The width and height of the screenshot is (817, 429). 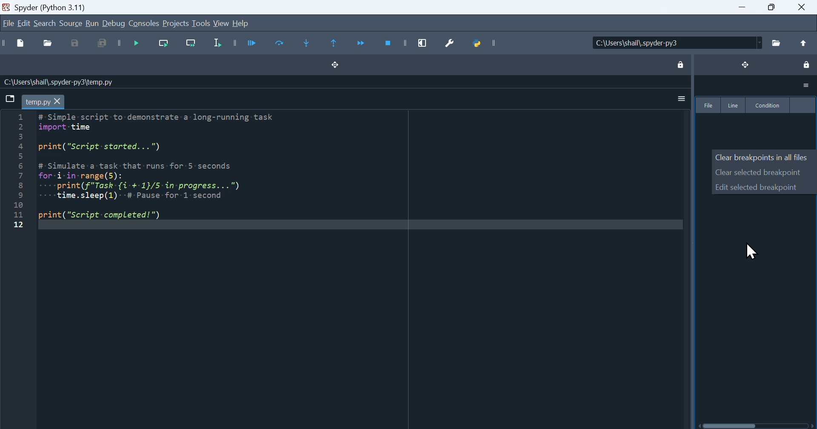 What do you see at coordinates (7, 24) in the screenshot?
I see `` at bounding box center [7, 24].